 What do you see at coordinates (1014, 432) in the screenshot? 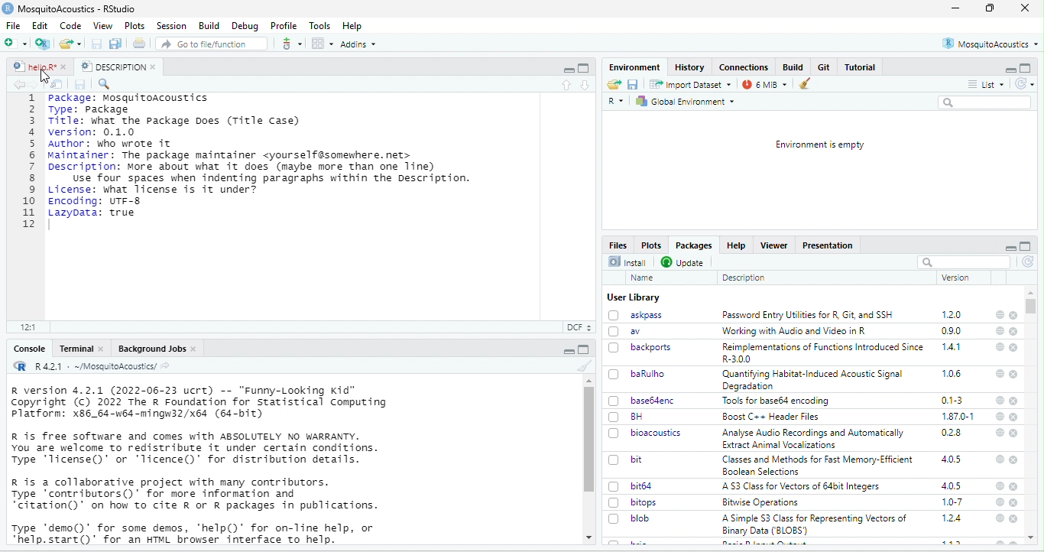
I see `close` at bounding box center [1014, 432].